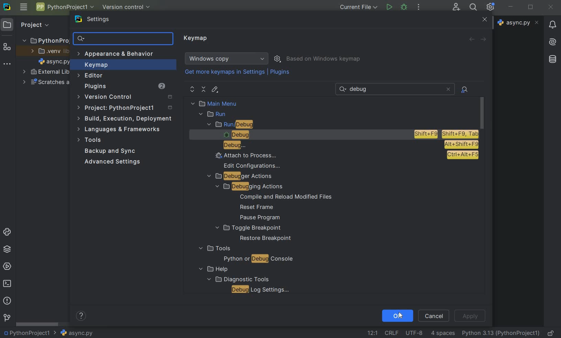 The image size is (561, 338). What do you see at coordinates (8, 283) in the screenshot?
I see `terminal` at bounding box center [8, 283].